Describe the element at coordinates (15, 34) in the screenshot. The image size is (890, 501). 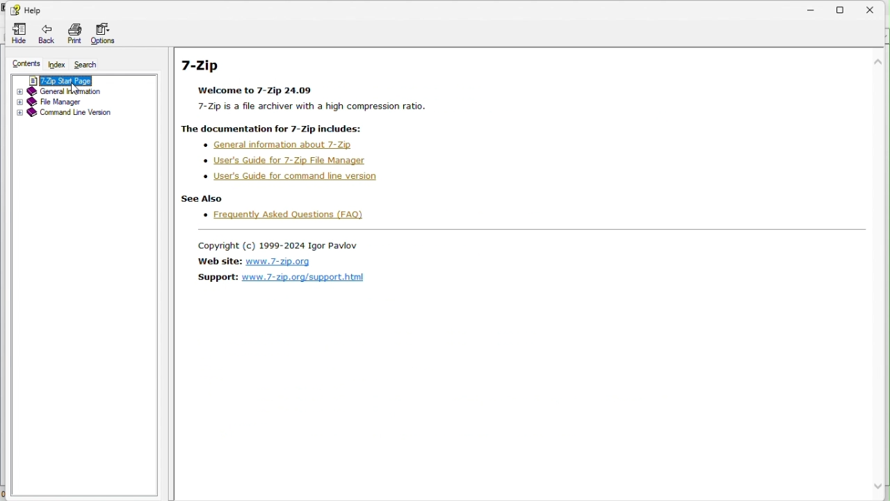
I see `hide` at that location.